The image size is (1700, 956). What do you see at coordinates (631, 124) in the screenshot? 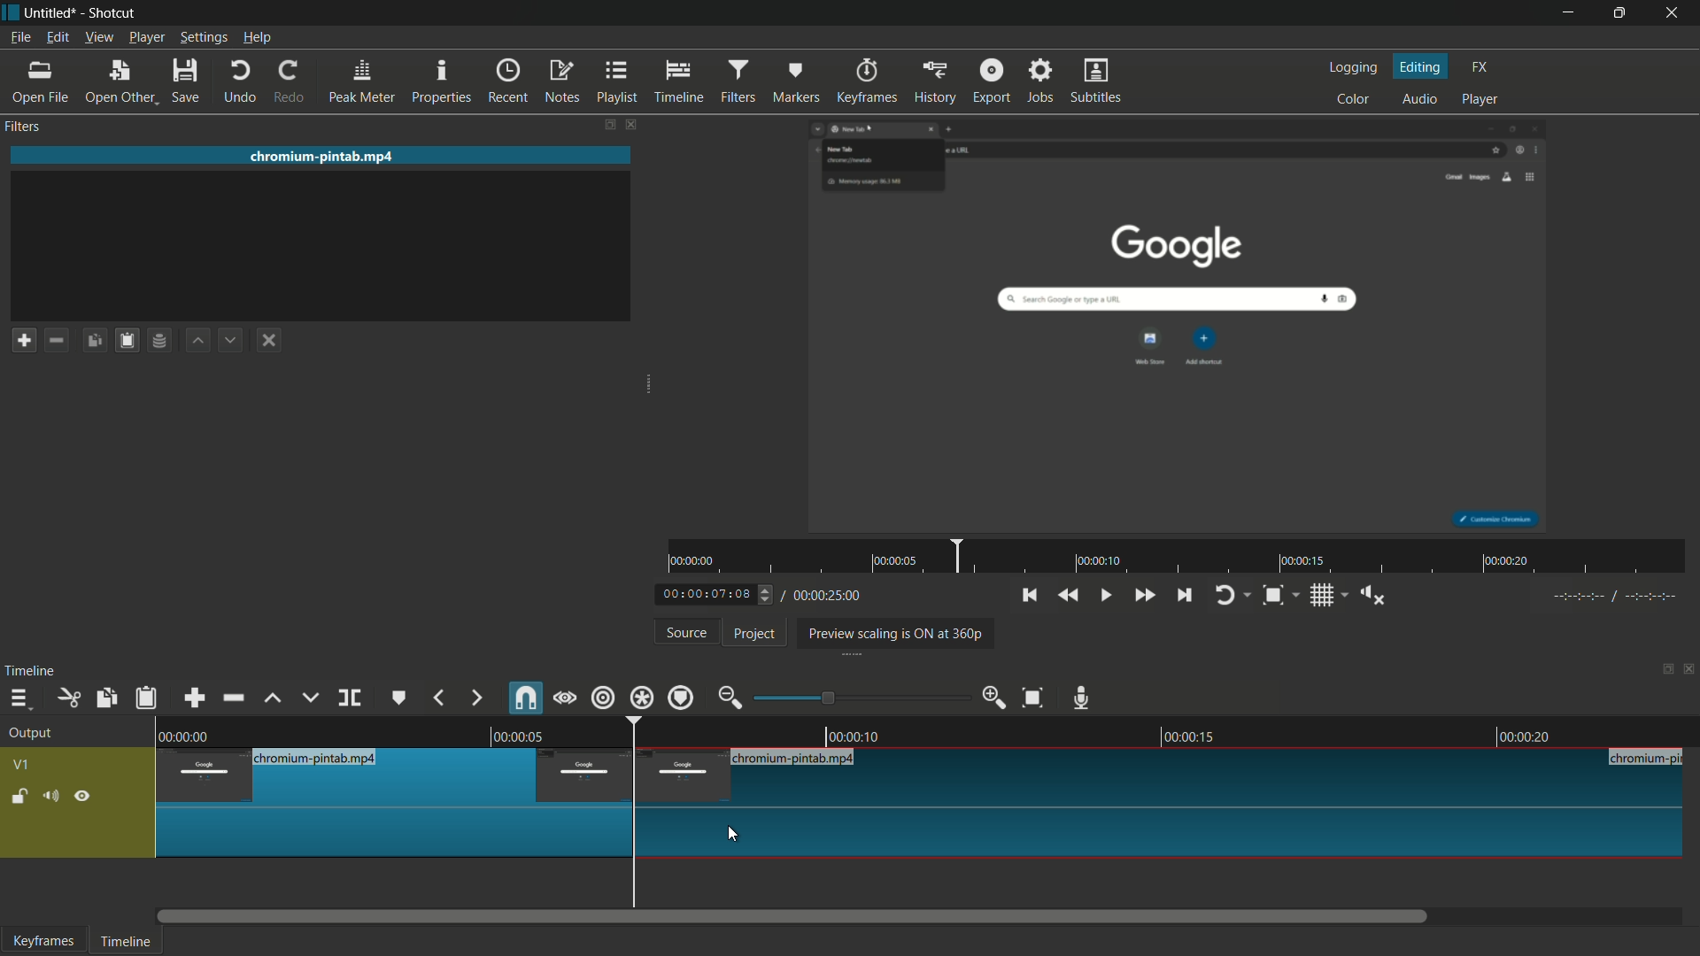
I see `close filters` at bounding box center [631, 124].